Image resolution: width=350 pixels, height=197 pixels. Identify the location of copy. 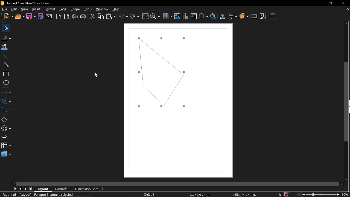
(100, 16).